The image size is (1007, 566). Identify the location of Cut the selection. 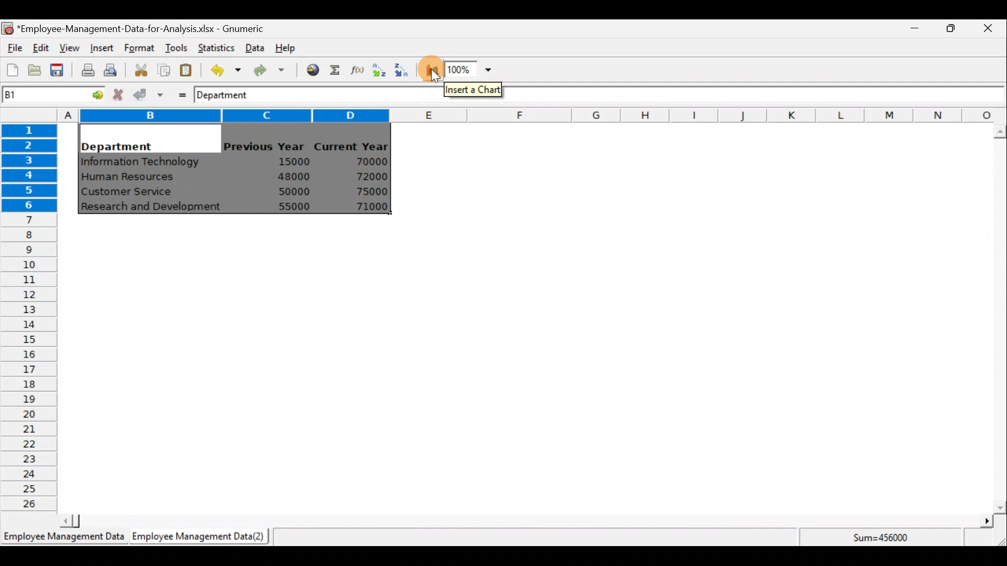
(138, 69).